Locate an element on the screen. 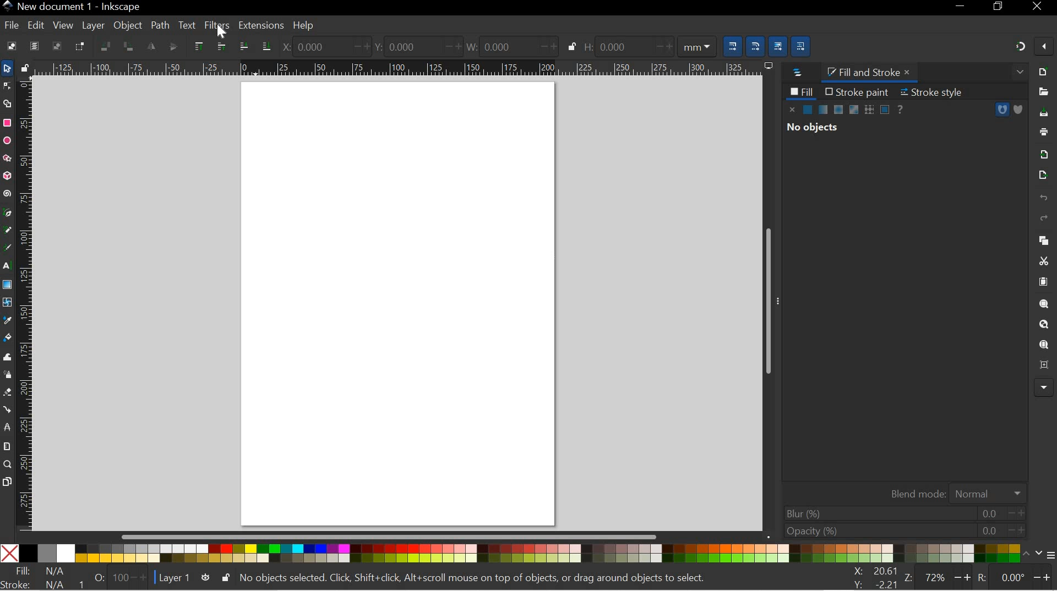 The width and height of the screenshot is (1057, 591). LOCK OBJECT is located at coordinates (571, 46).